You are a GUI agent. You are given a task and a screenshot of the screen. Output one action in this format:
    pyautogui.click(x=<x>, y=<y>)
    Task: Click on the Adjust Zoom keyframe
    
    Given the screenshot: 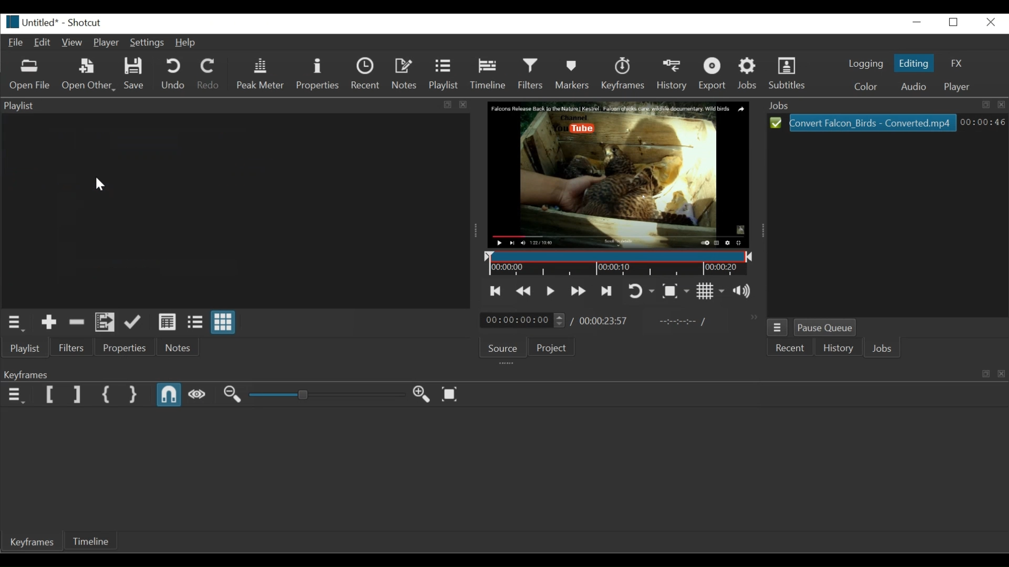 What is the action you would take?
    pyautogui.click(x=326, y=395)
    